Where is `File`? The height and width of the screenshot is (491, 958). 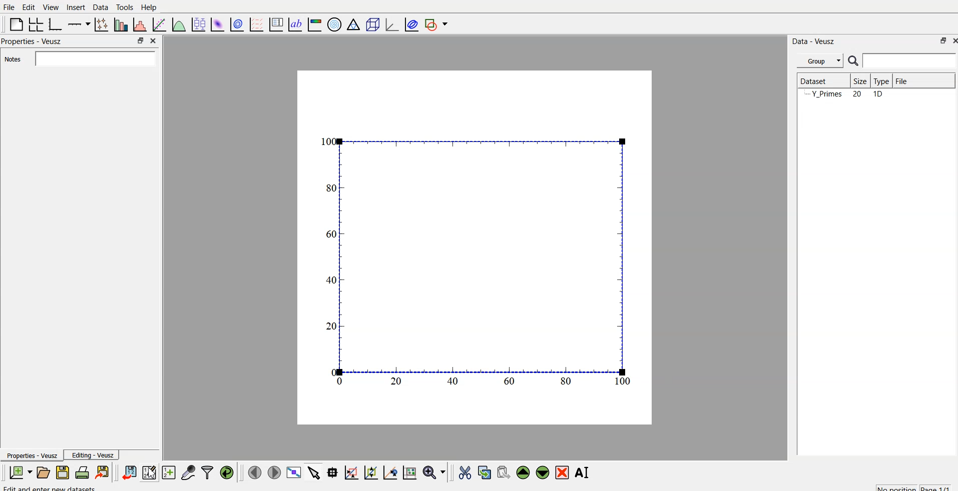 File is located at coordinates (901, 79).